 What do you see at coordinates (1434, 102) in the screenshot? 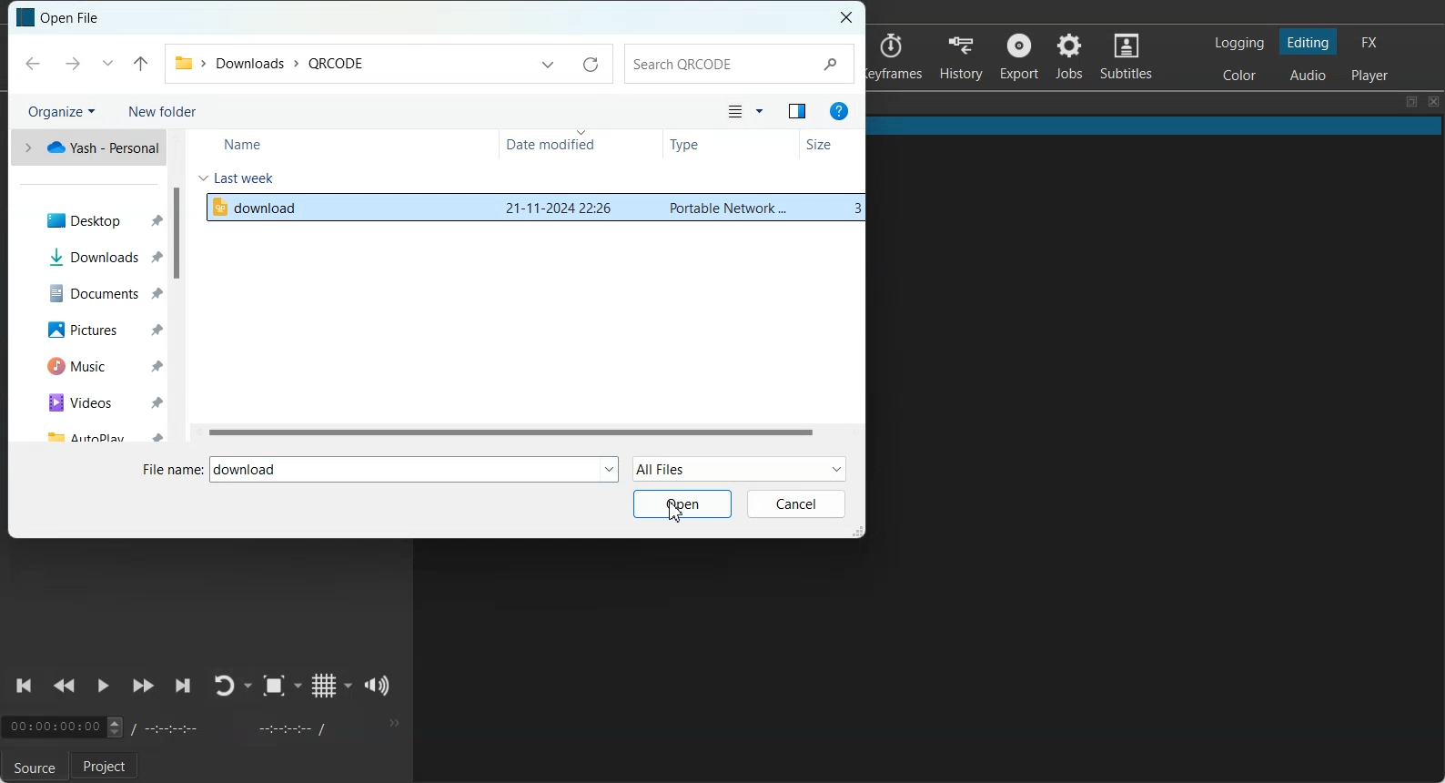
I see `Close` at bounding box center [1434, 102].